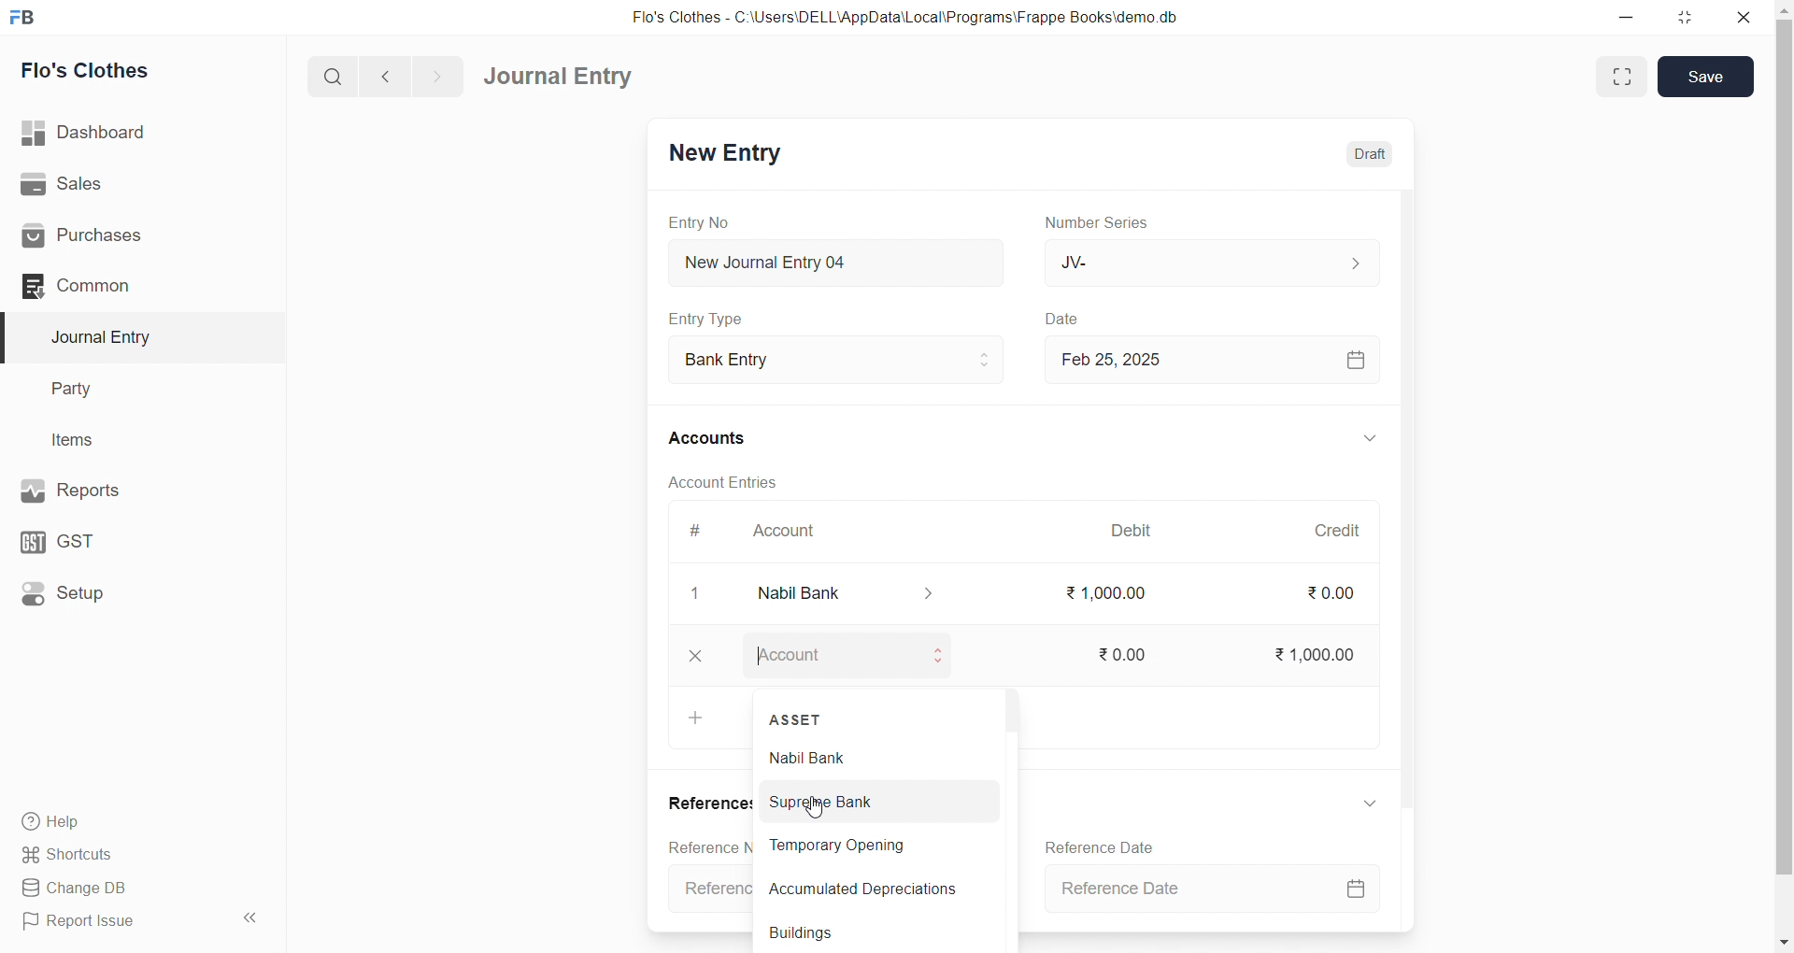 The width and height of the screenshot is (1794, 953). I want to click on resize, so click(1688, 17).